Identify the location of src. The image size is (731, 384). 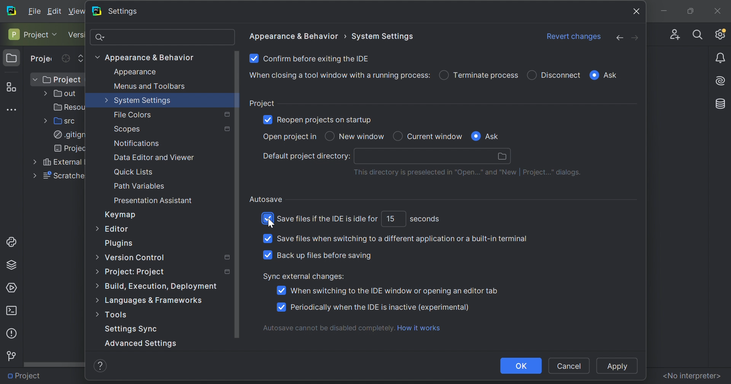
(63, 121).